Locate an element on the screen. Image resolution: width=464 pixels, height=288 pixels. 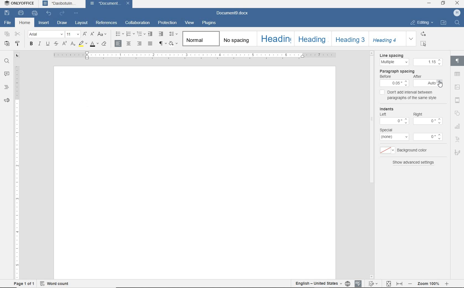
file is located at coordinates (8, 24).